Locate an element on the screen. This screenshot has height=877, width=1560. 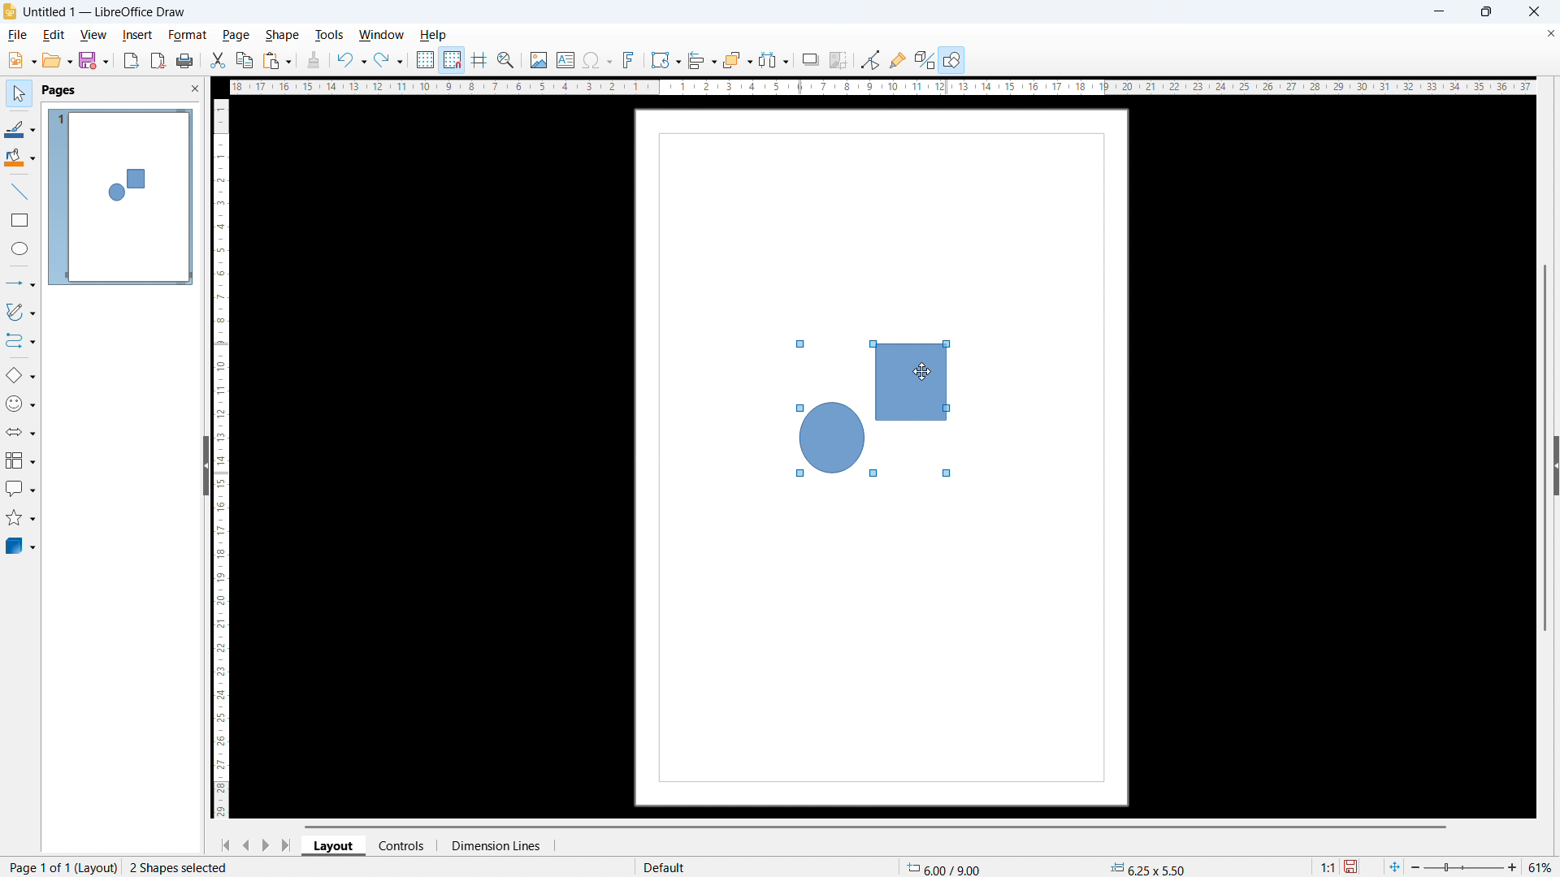
zoom slider is located at coordinates (1467, 867).